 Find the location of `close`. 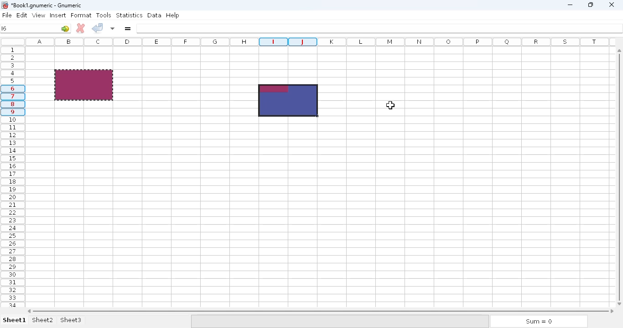

close is located at coordinates (612, 5).